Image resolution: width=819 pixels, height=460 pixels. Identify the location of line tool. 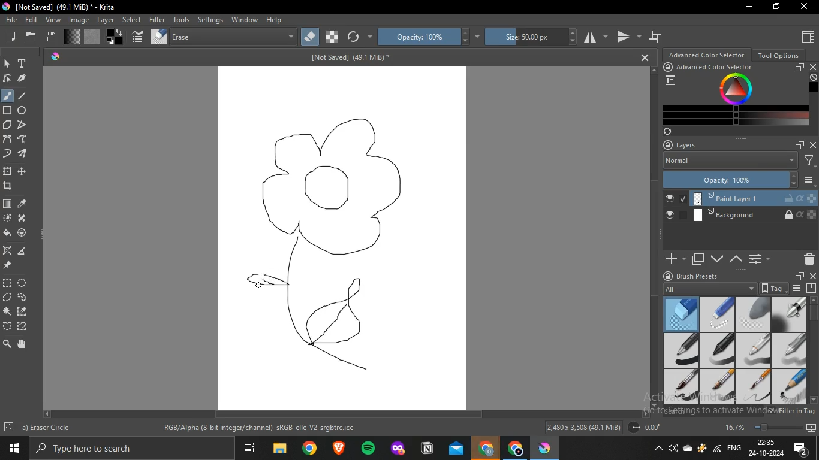
(26, 96).